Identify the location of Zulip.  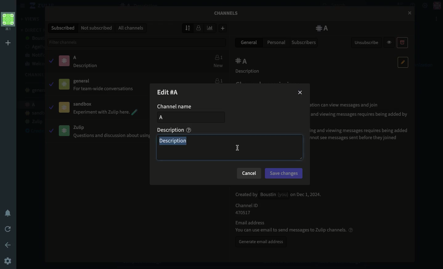
(97, 131).